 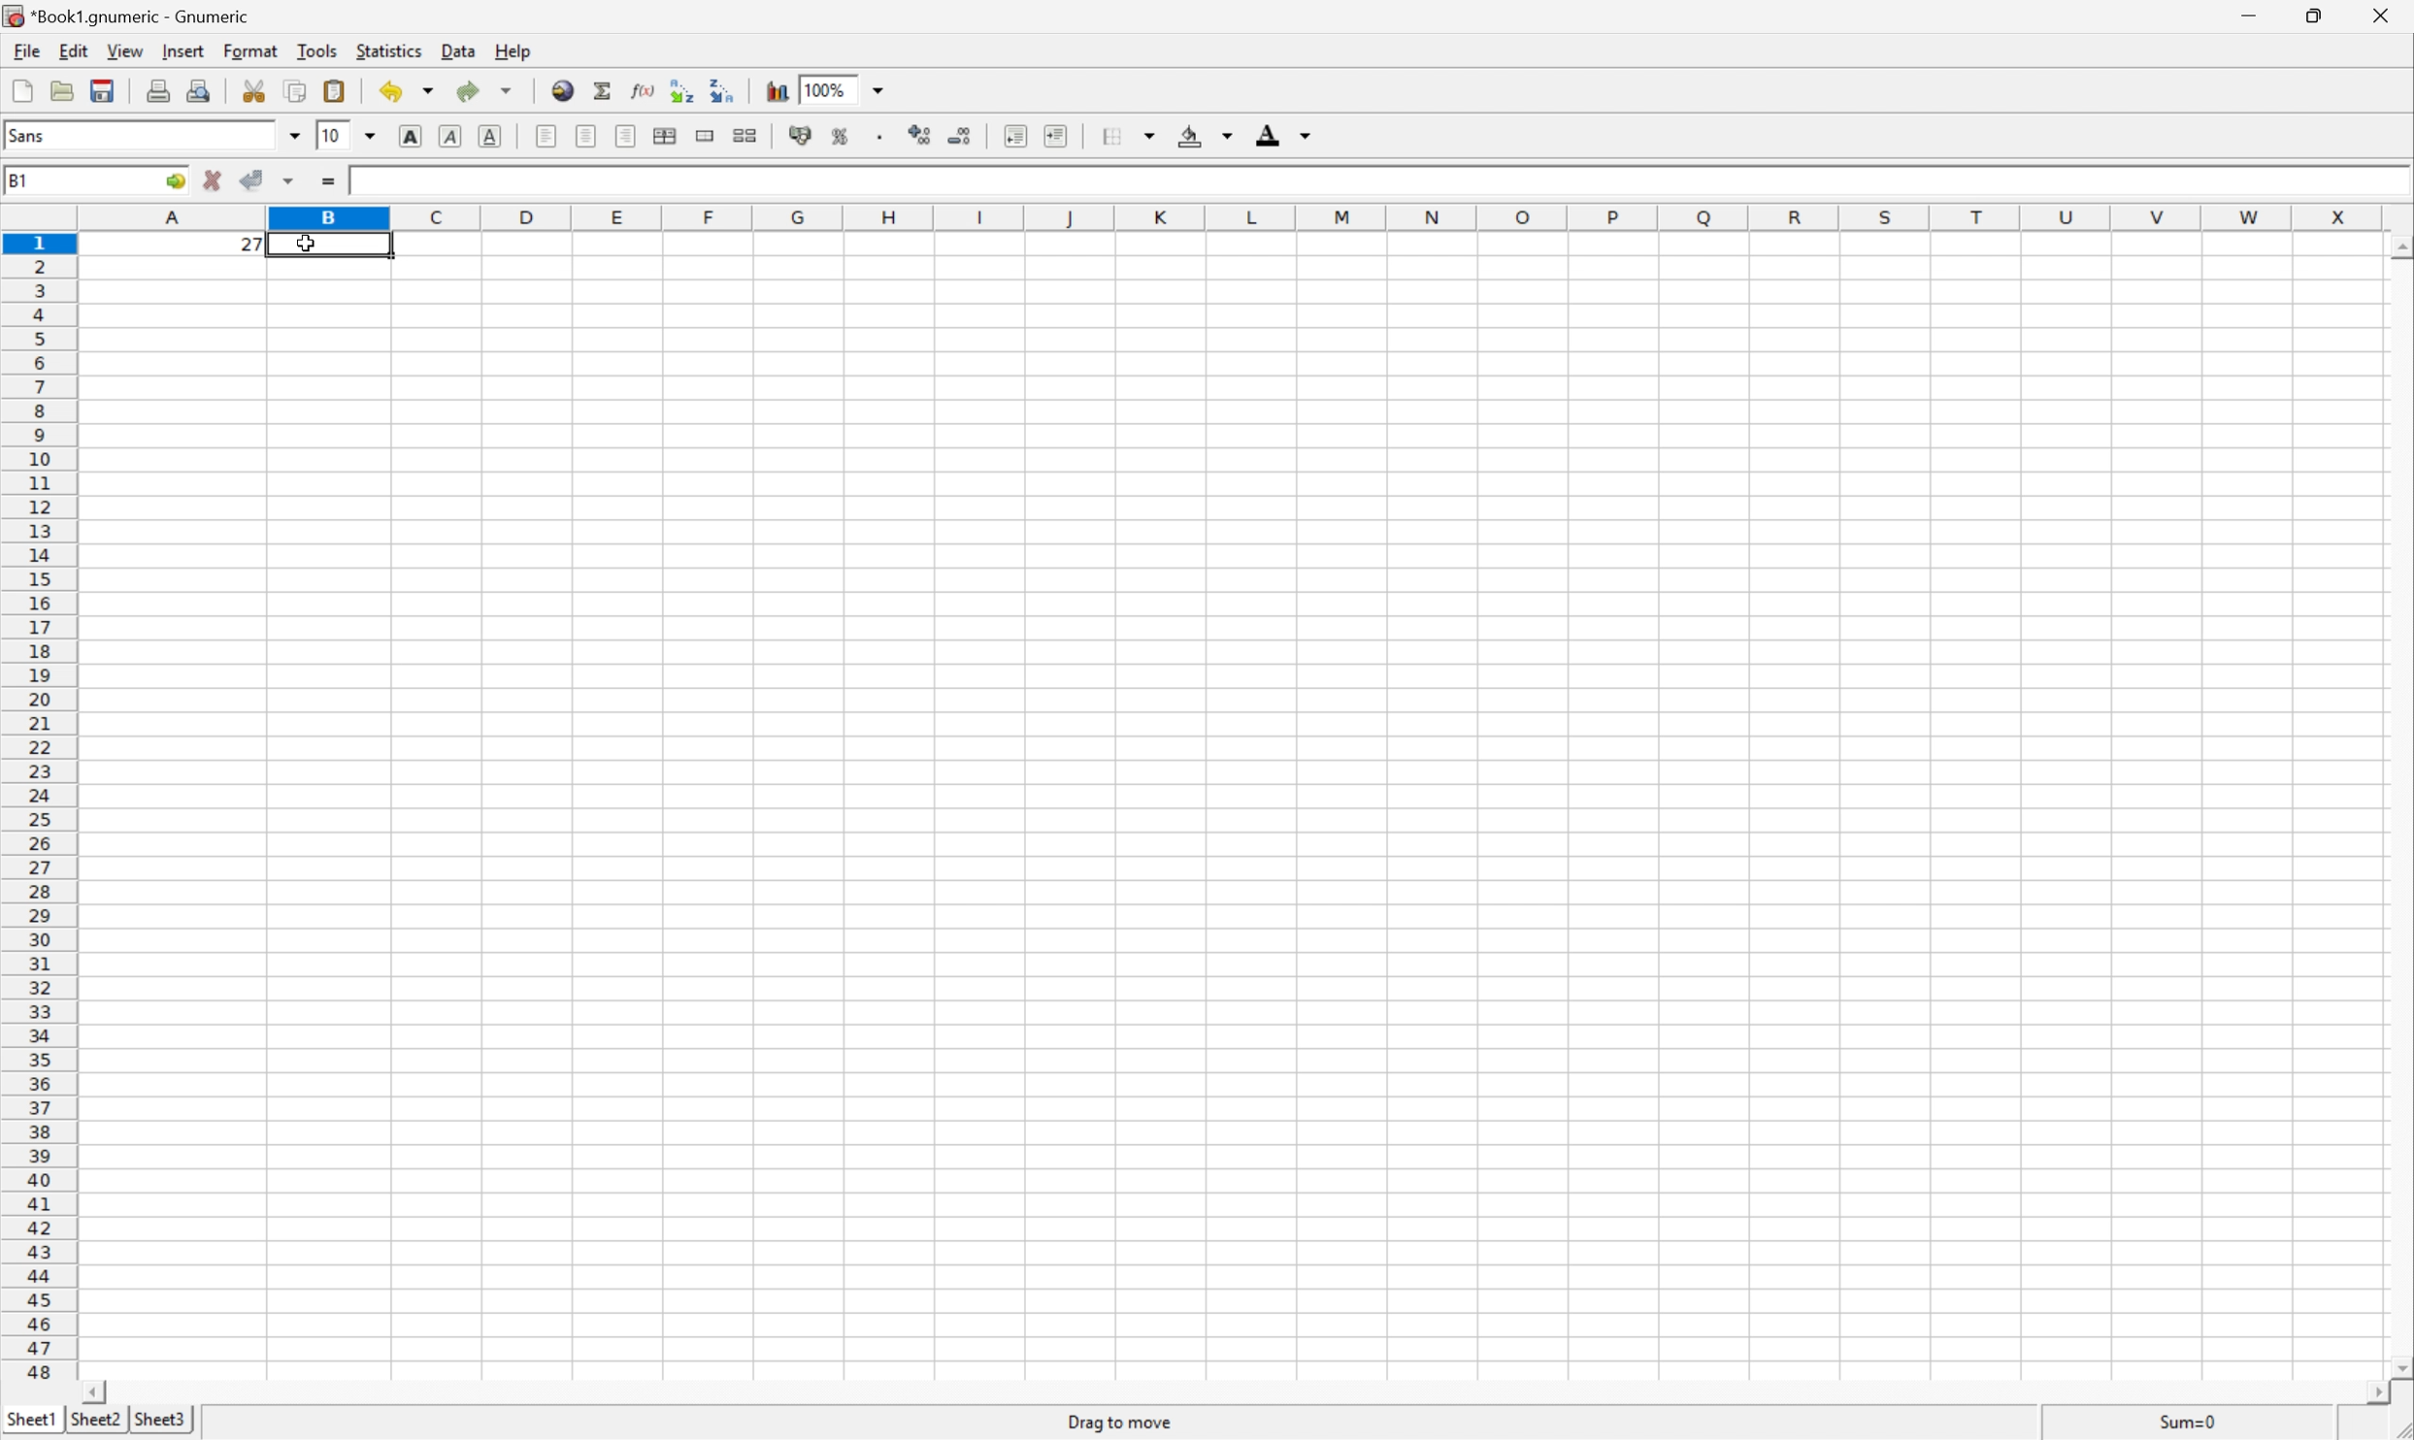 I want to click on Help, so click(x=514, y=51).